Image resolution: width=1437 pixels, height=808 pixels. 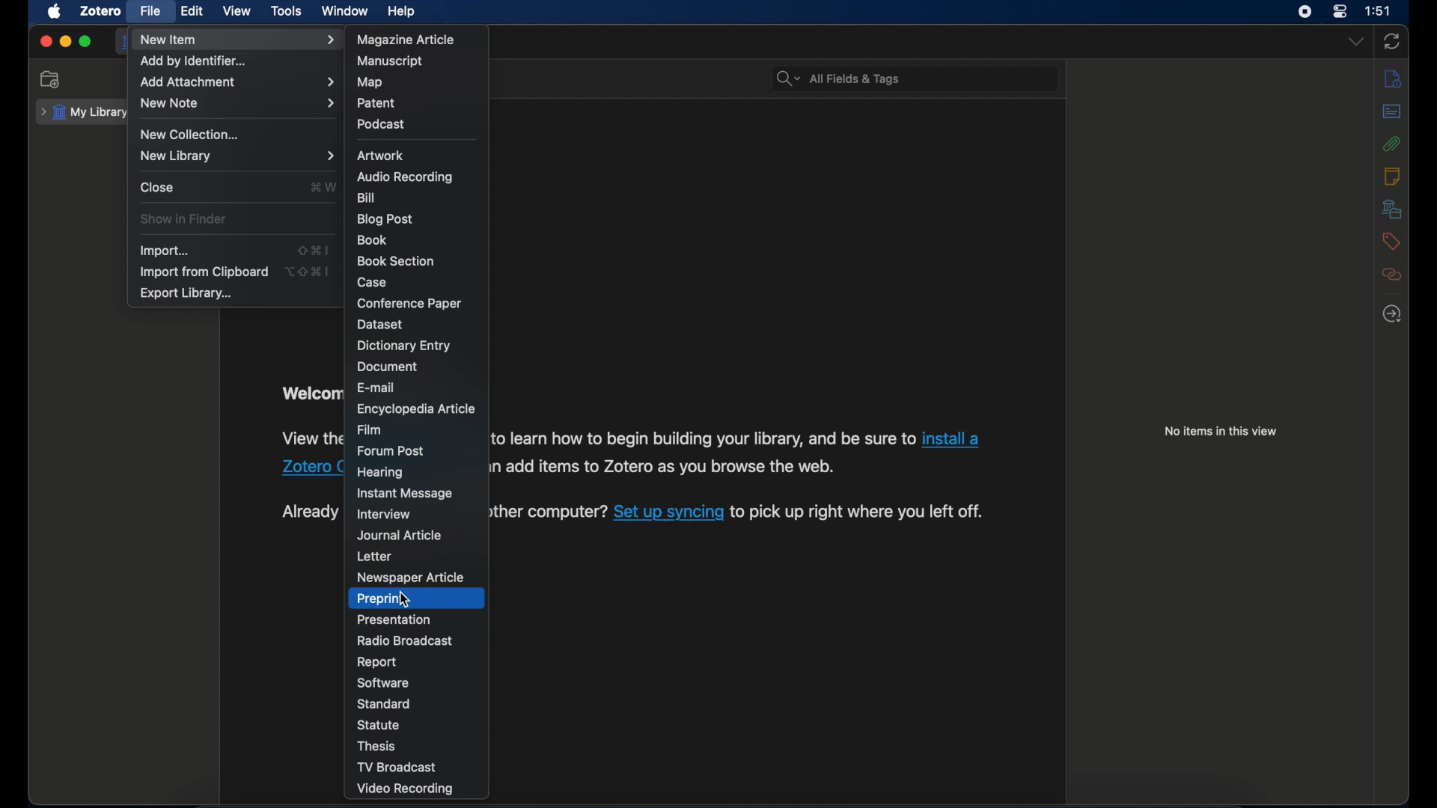 I want to click on edit, so click(x=193, y=12).